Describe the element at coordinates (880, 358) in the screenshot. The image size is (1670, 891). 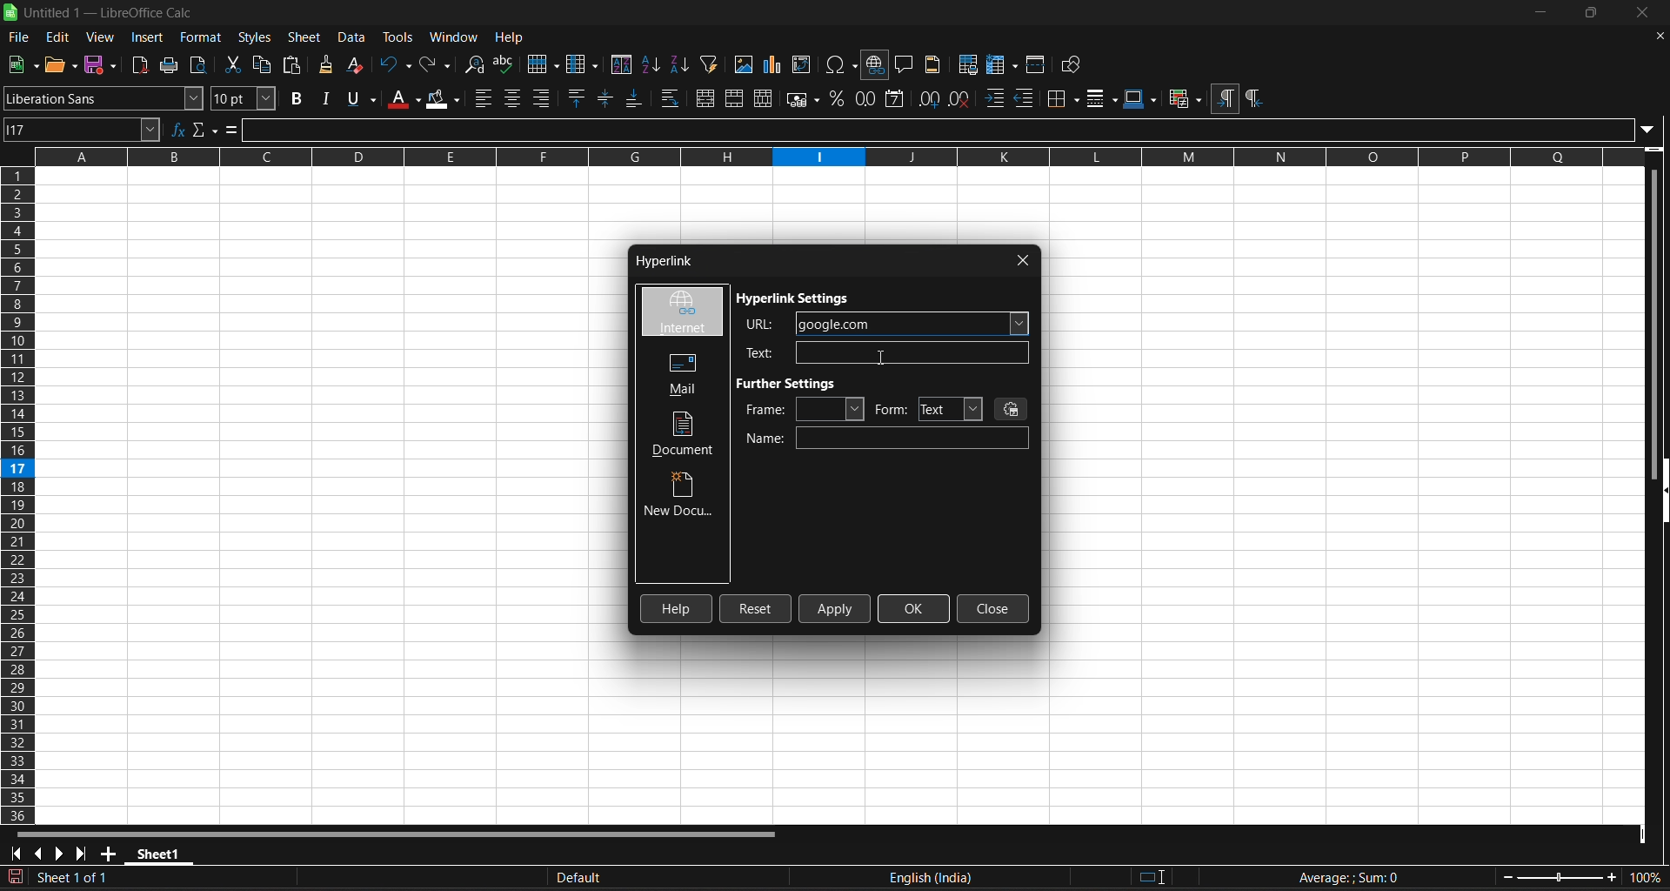
I see `cursor` at that location.